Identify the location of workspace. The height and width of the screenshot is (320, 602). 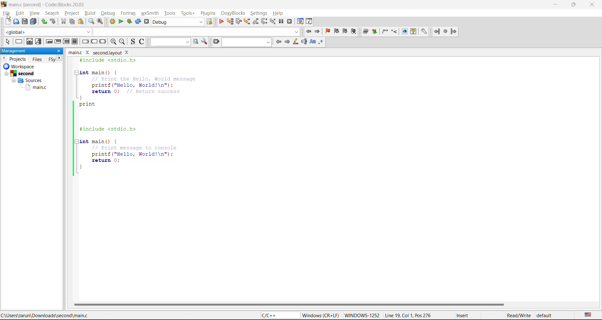
(26, 79).